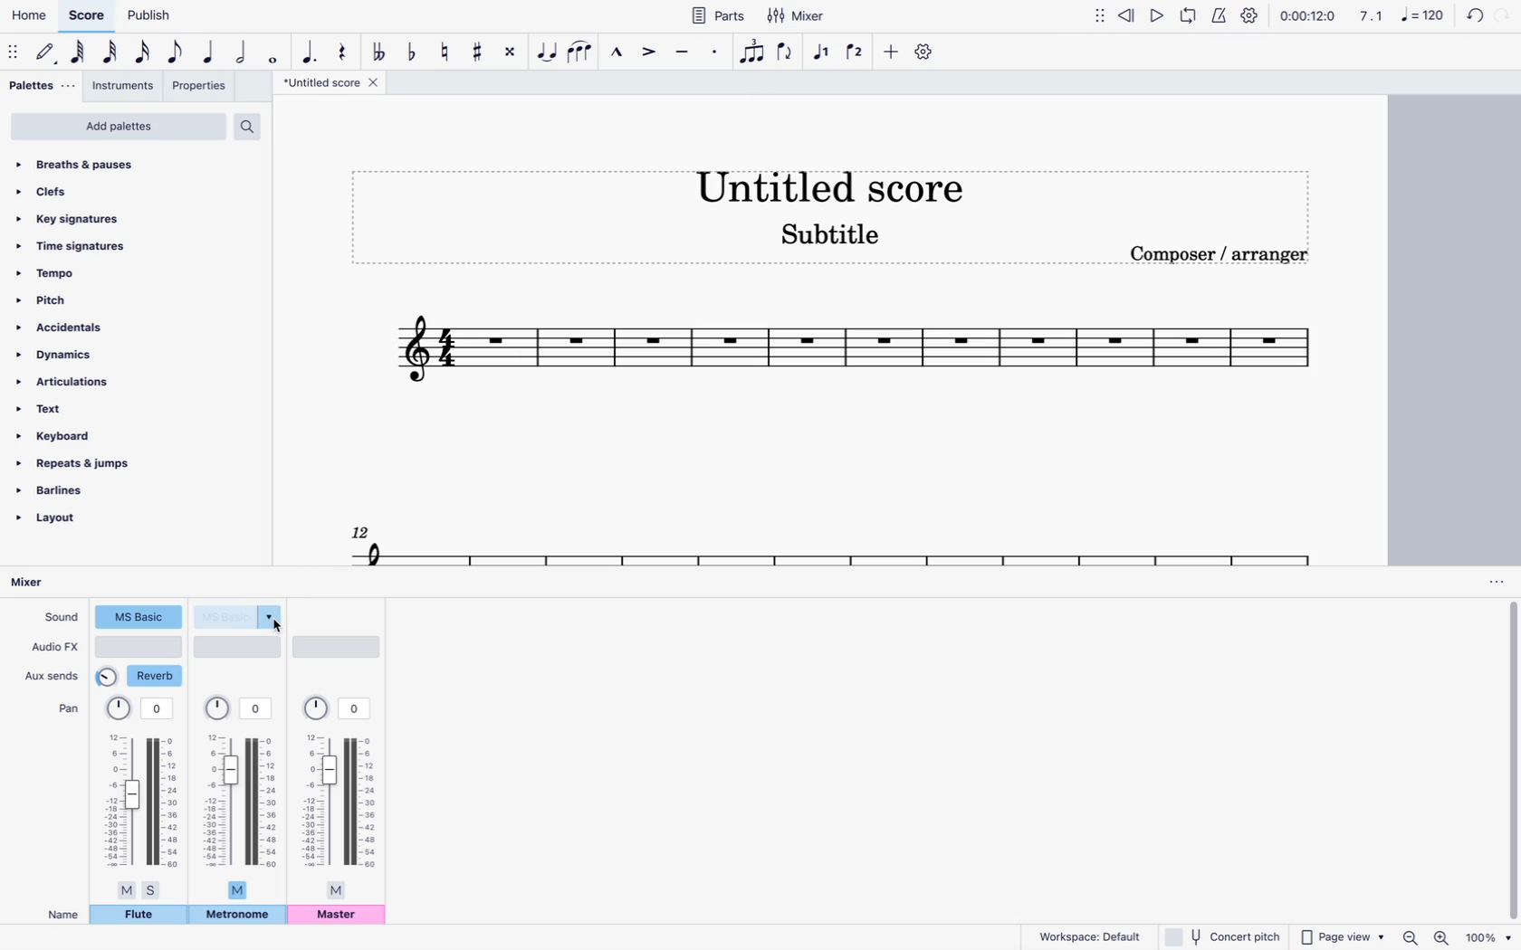 The width and height of the screenshot is (1521, 950). I want to click on flip direction, so click(788, 55).